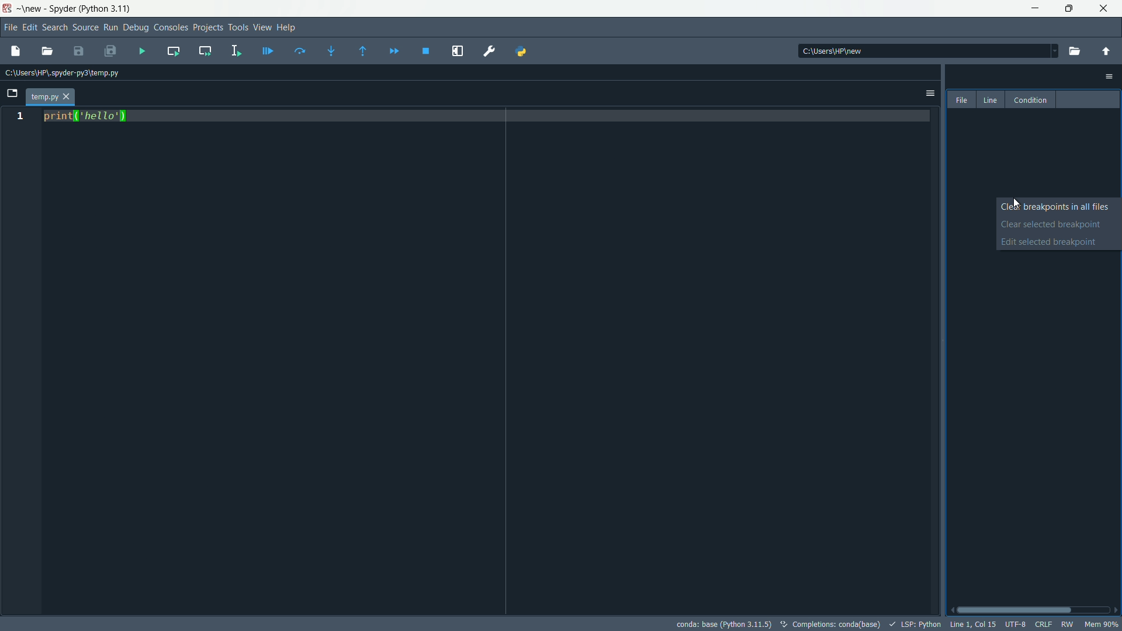 This screenshot has height=631, width=1122. Describe the element at coordinates (110, 28) in the screenshot. I see `run menu` at that location.